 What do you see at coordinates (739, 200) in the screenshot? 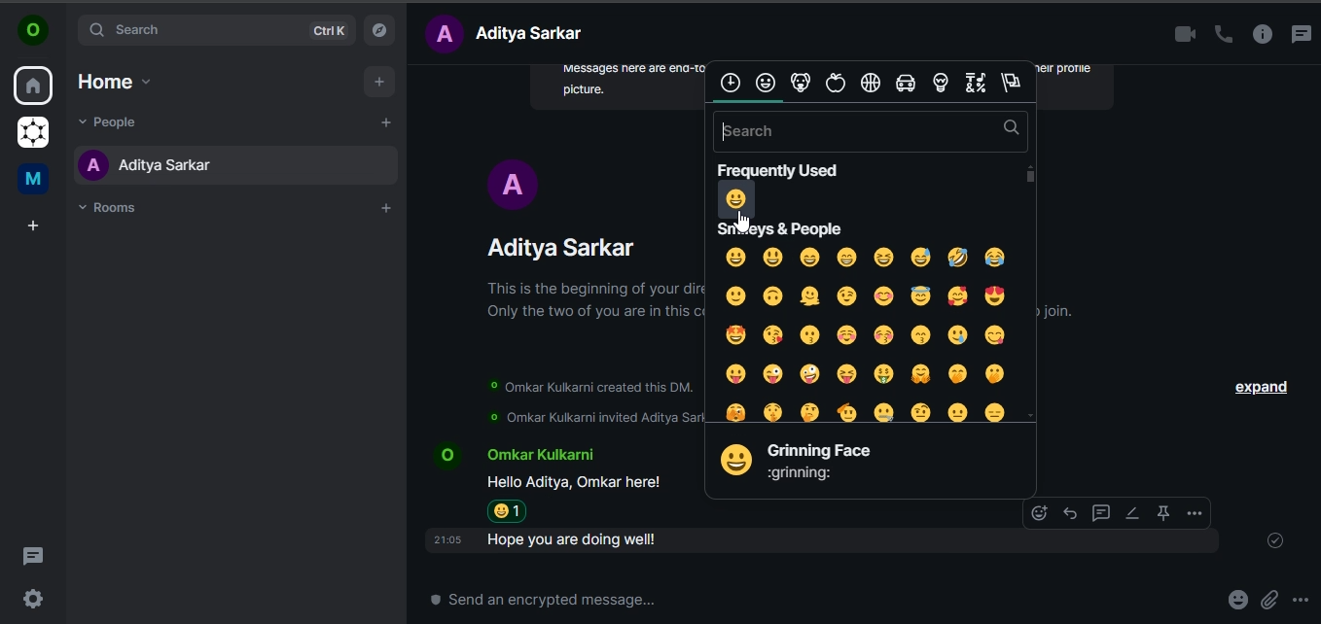
I see `grinning face` at bounding box center [739, 200].